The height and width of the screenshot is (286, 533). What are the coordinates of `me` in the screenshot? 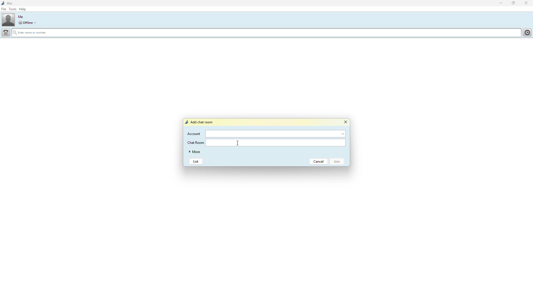 It's located at (21, 17).